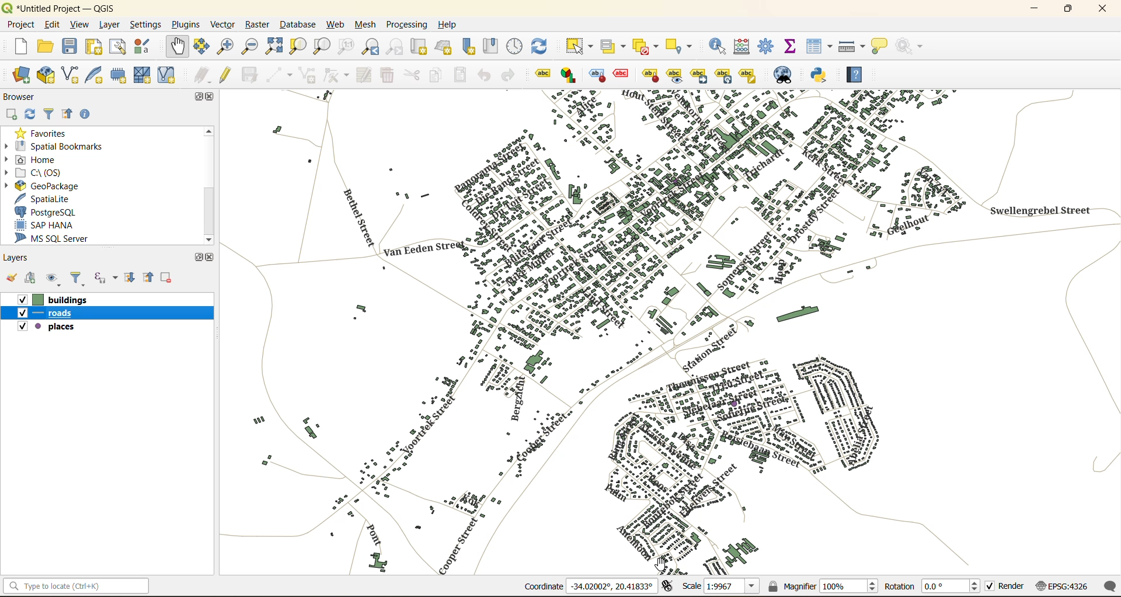  I want to click on processing, so click(409, 25).